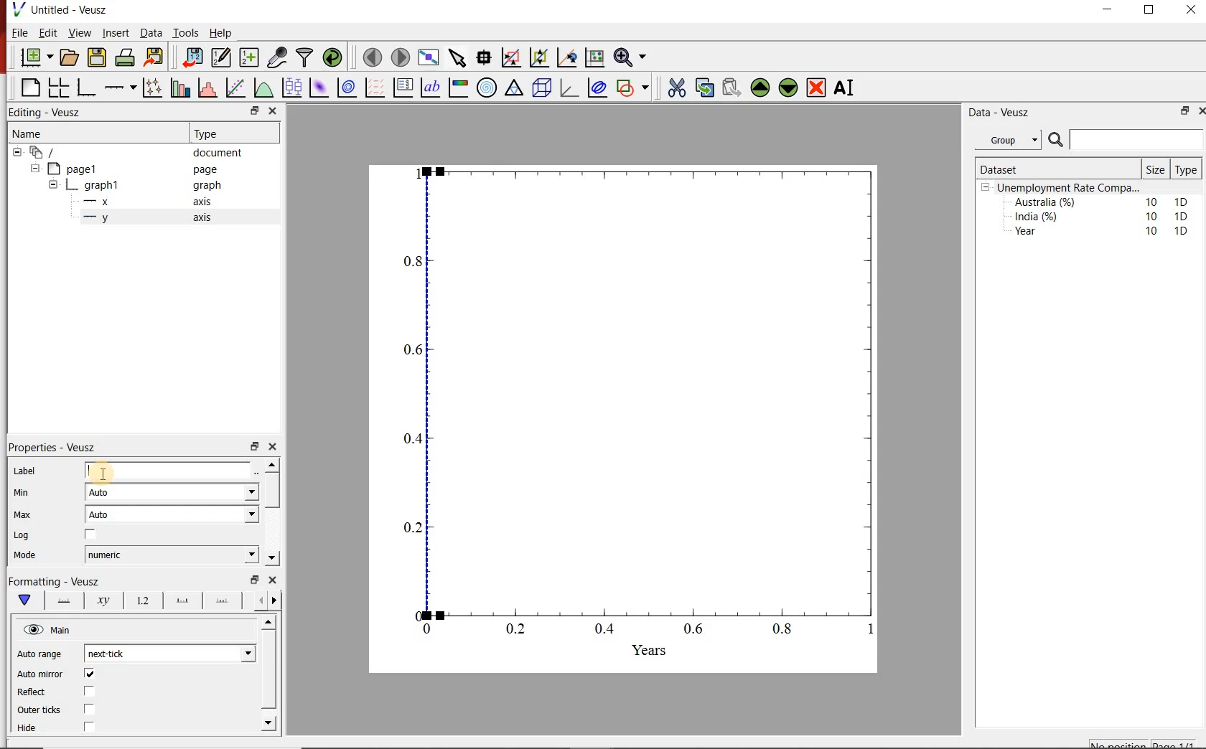  I want to click on read the data points, so click(485, 57).